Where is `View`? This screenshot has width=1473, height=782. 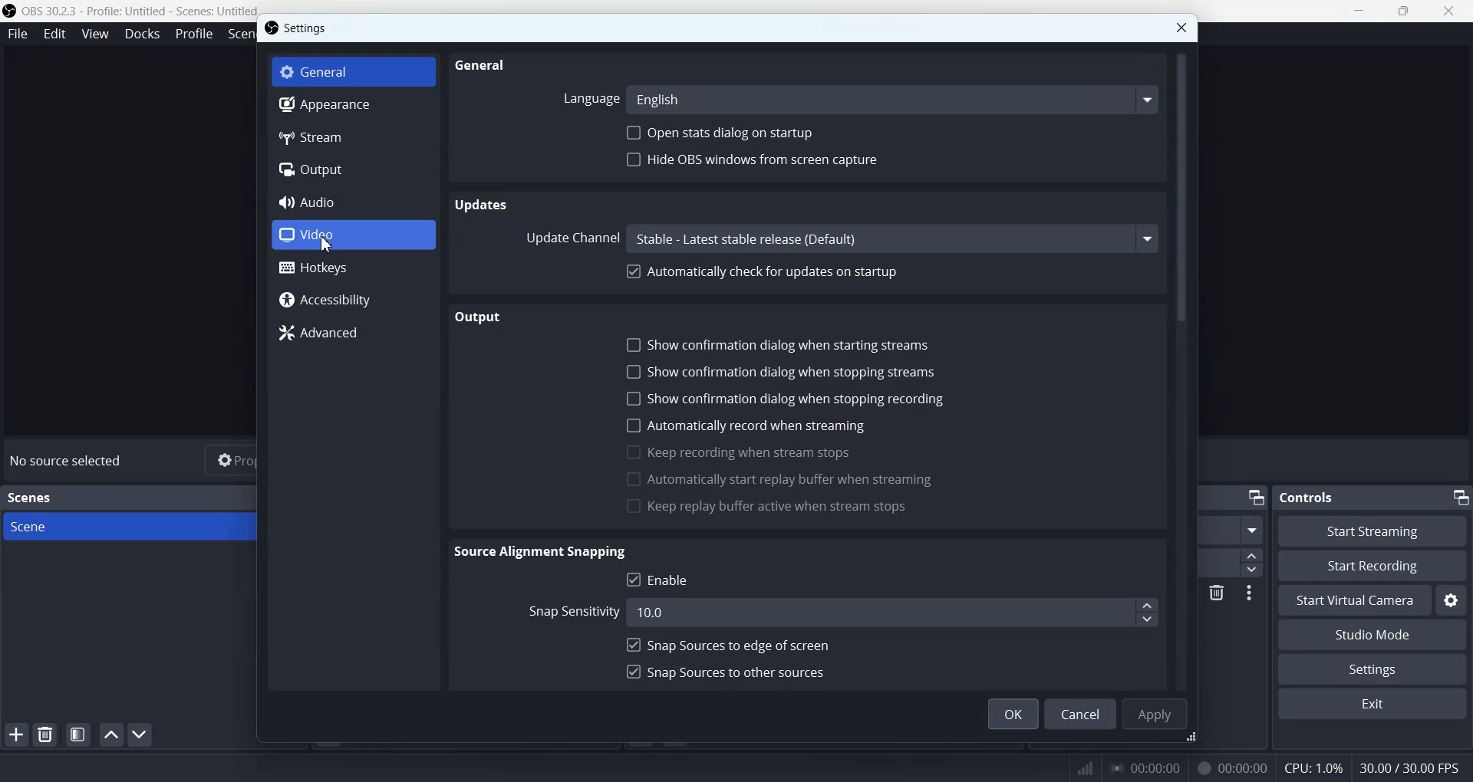
View is located at coordinates (94, 34).